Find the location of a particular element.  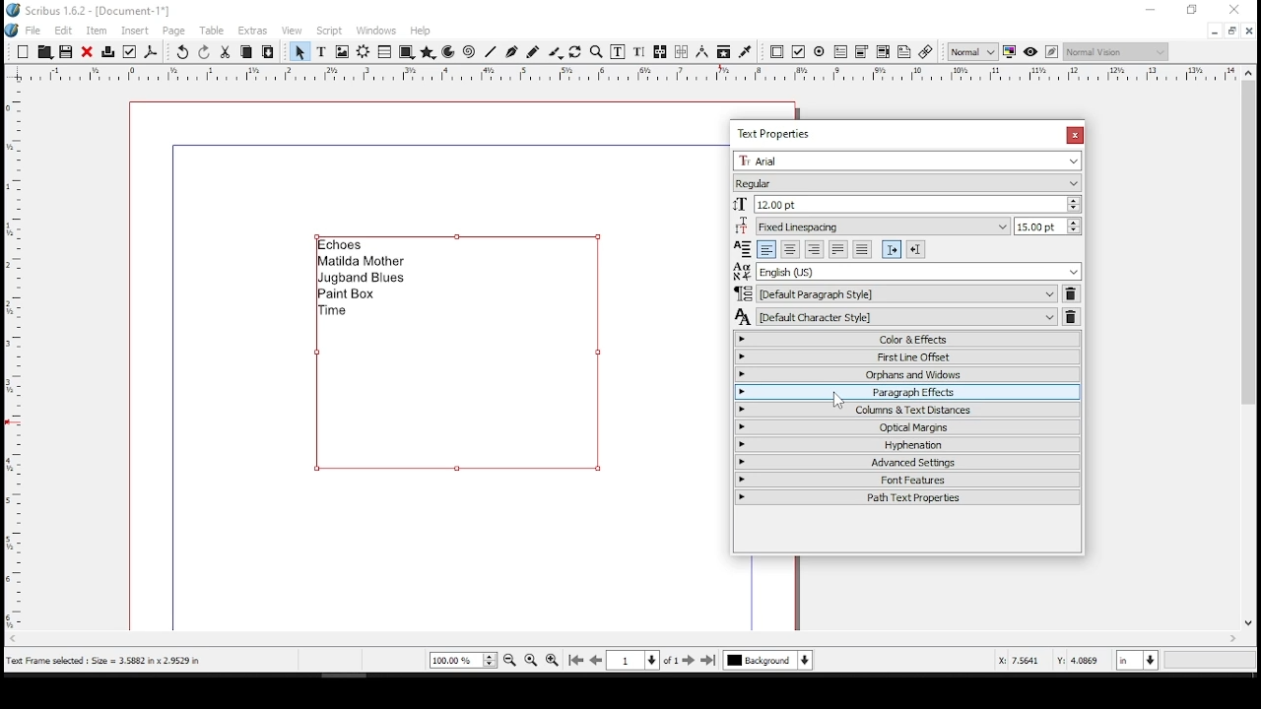

font size is located at coordinates (908, 204).